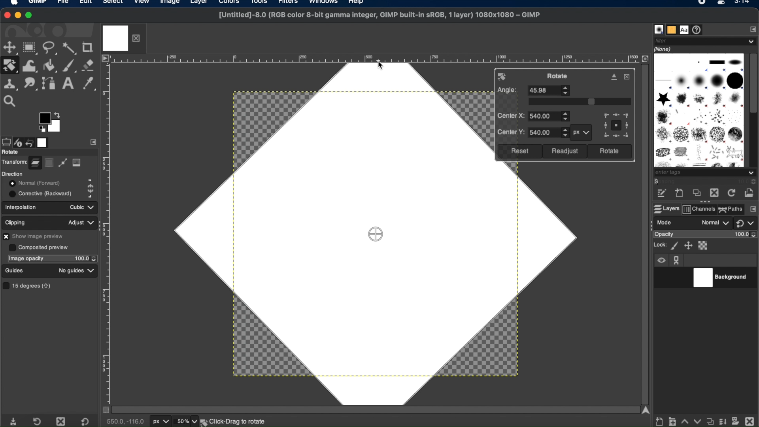 The width and height of the screenshot is (759, 427). Describe the element at coordinates (262, 3) in the screenshot. I see `tools` at that location.